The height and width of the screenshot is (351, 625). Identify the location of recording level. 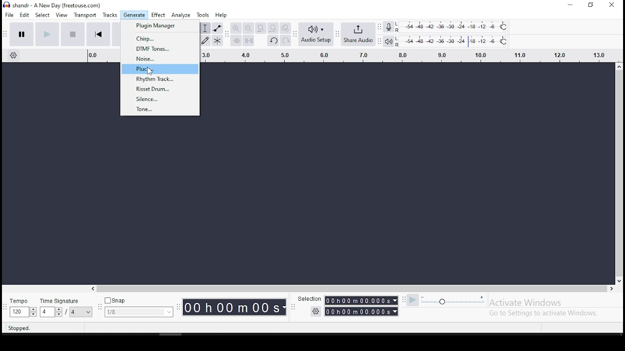
(454, 26).